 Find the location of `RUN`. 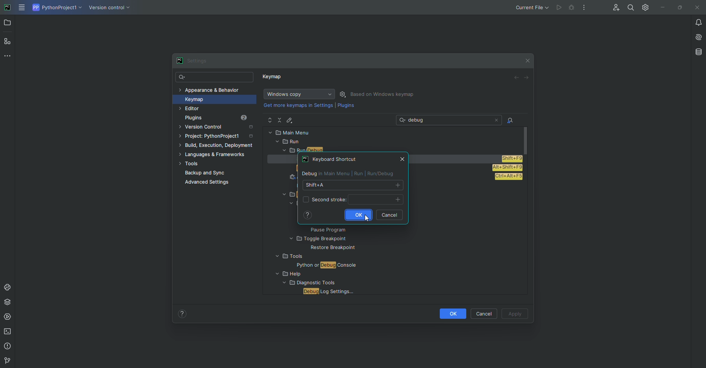

RUN is located at coordinates (392, 142).